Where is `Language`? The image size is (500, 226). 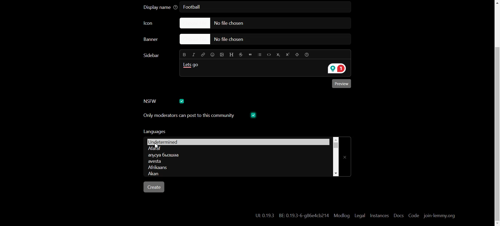
Language is located at coordinates (237, 148).